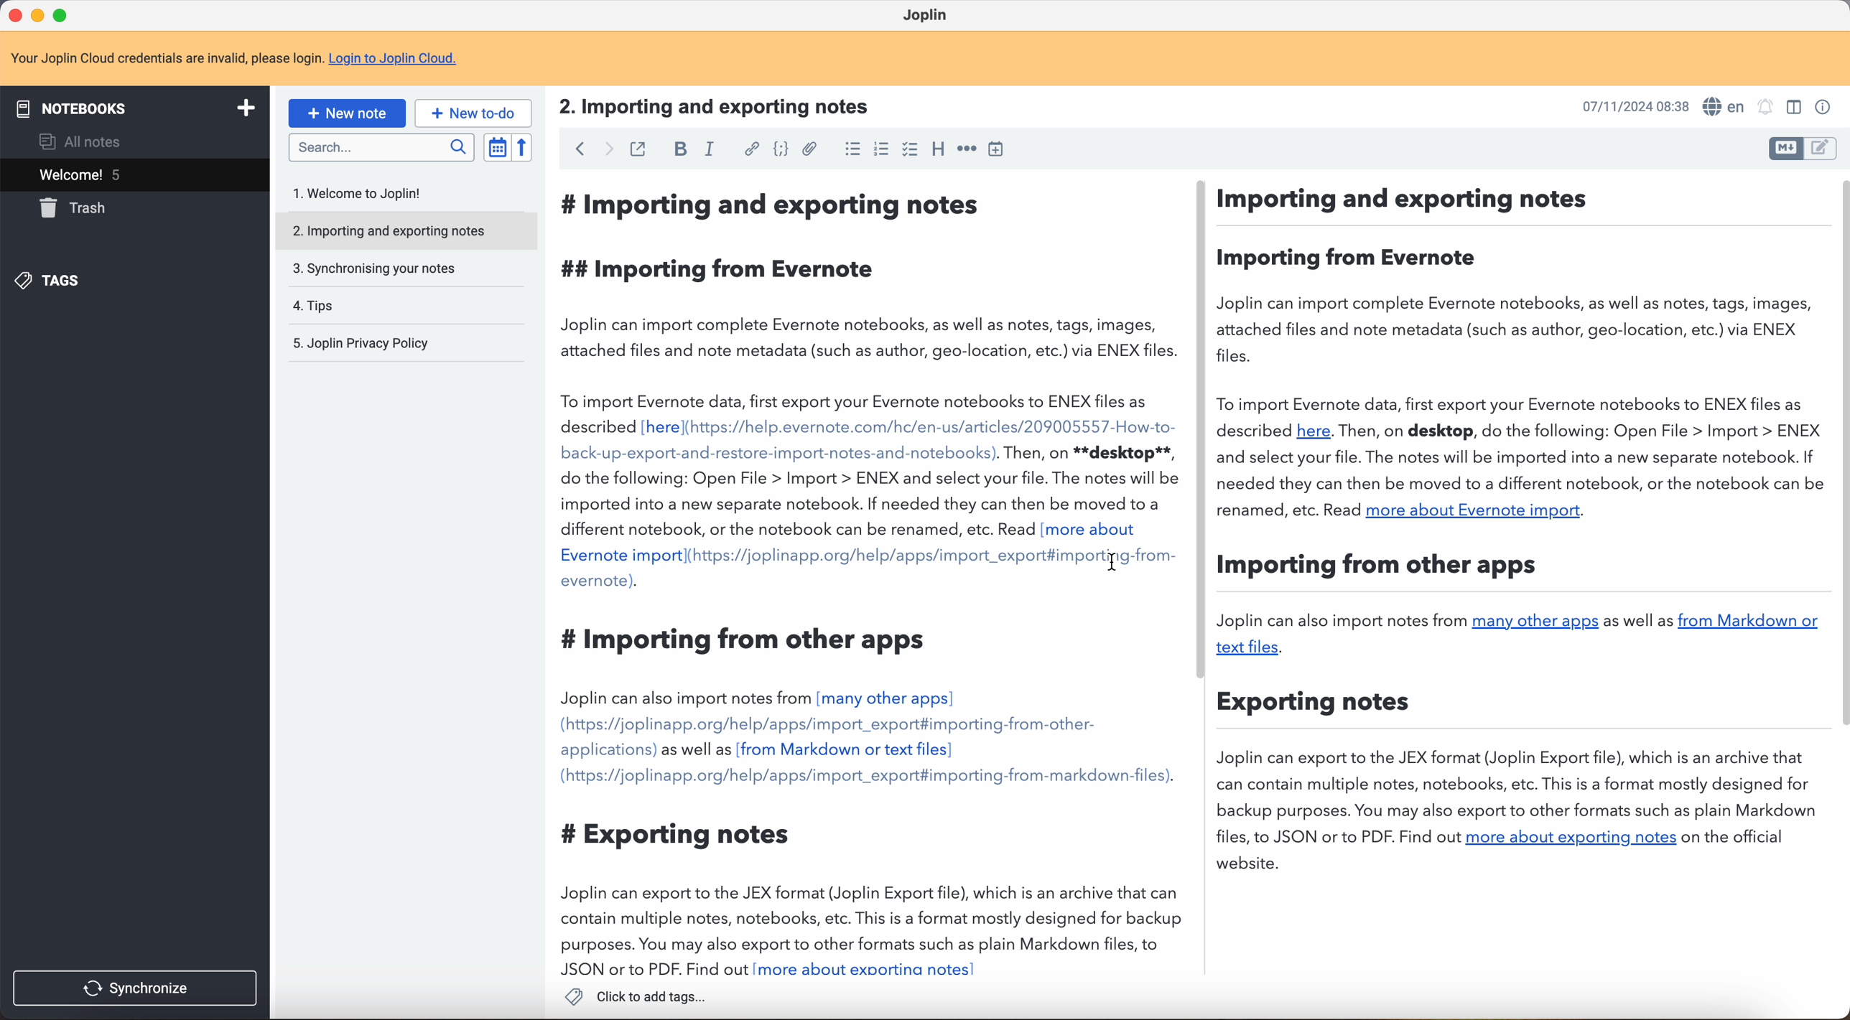 This screenshot has width=1850, height=1020. What do you see at coordinates (140, 106) in the screenshot?
I see `notebooks` at bounding box center [140, 106].